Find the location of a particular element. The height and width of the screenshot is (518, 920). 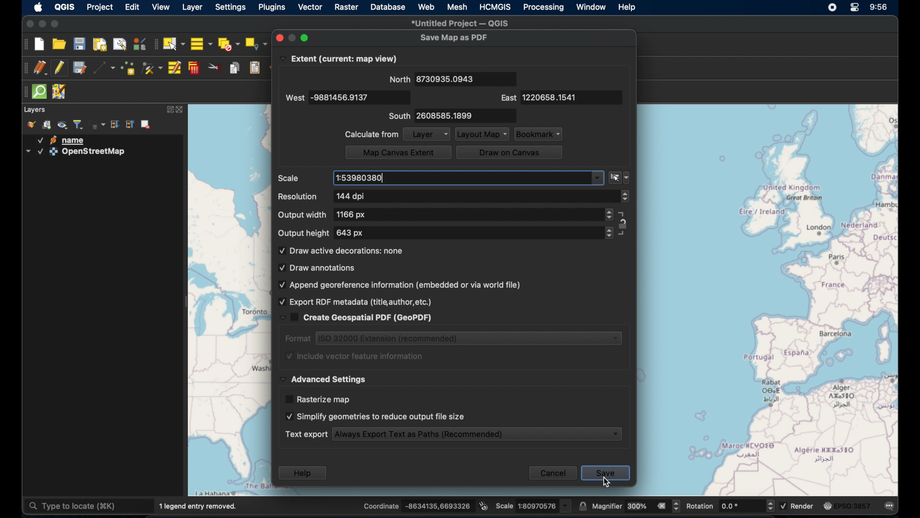

manage map themes is located at coordinates (63, 125).